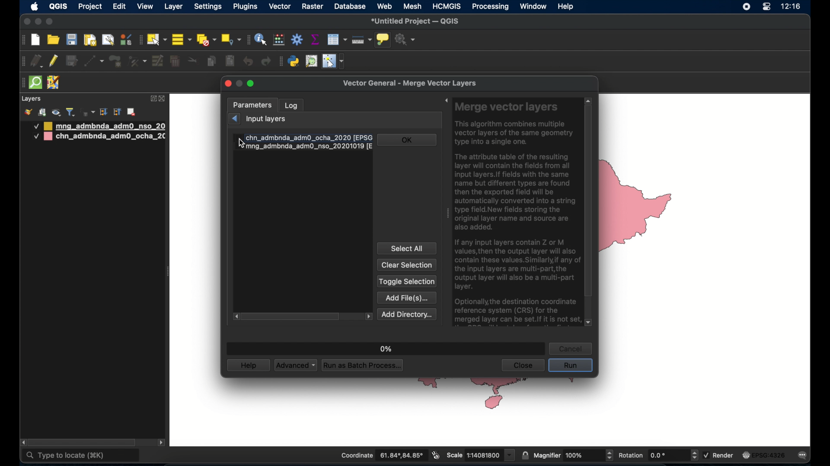  What do you see at coordinates (574, 455) in the screenshot?
I see `magnifier` at bounding box center [574, 455].